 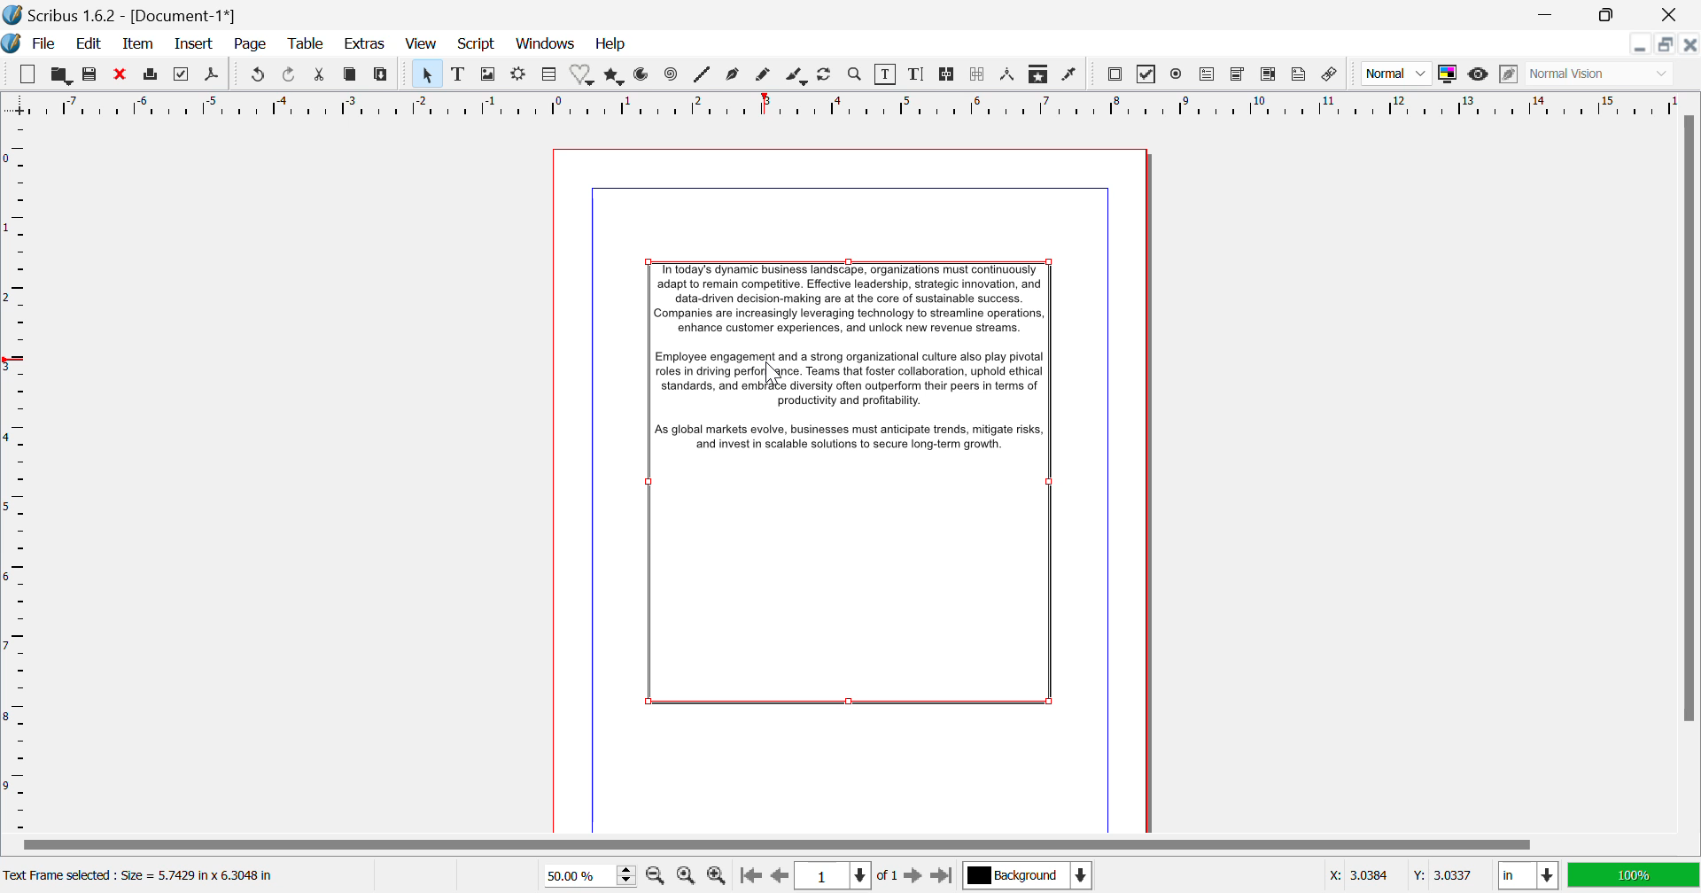 I want to click on Table, so click(x=549, y=74).